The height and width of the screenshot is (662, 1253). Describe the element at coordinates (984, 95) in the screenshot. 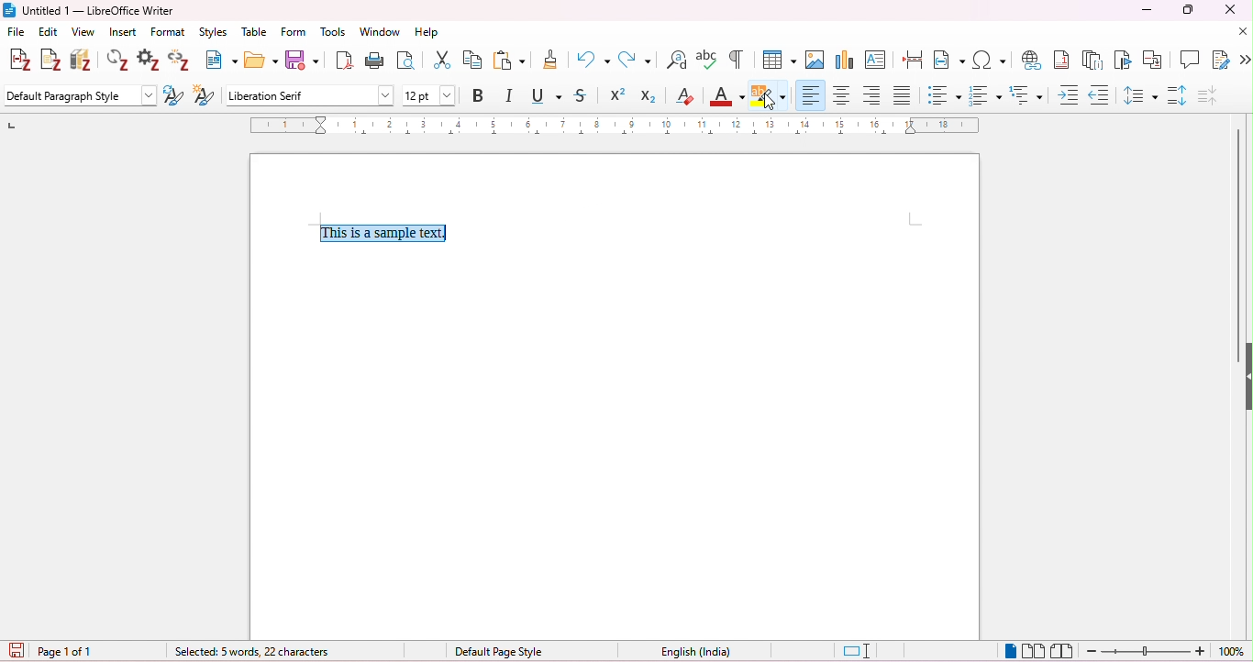

I see `numbered` at that location.